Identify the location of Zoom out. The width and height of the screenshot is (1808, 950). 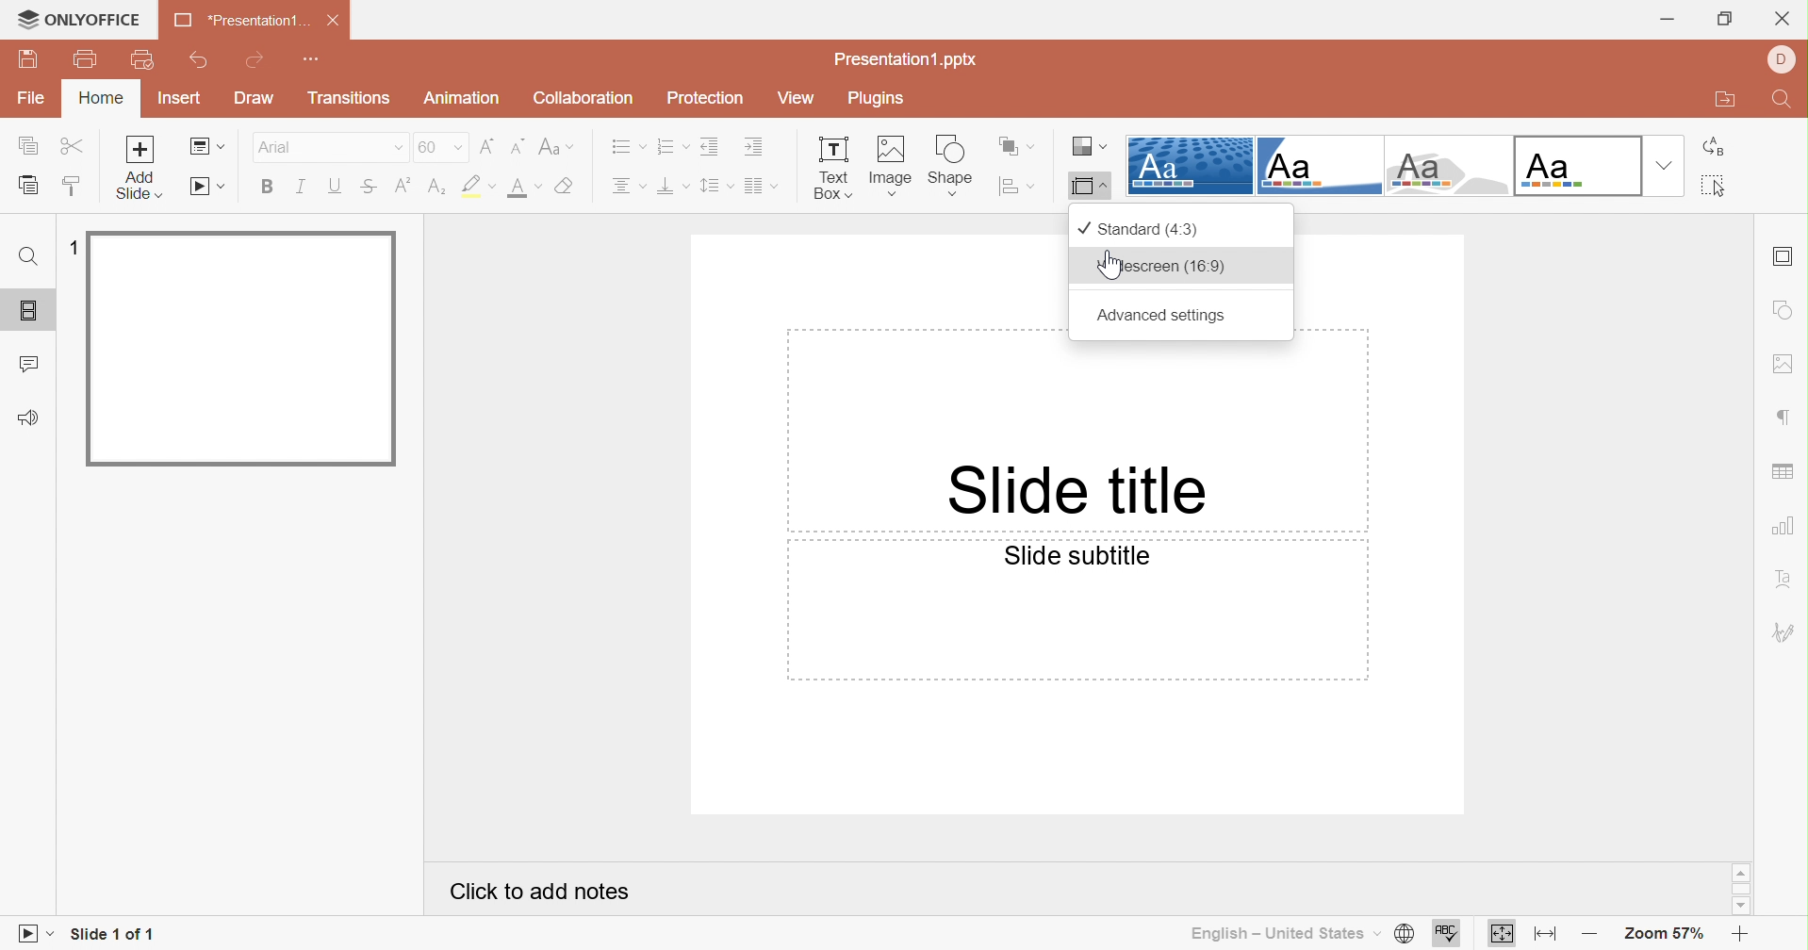
(1737, 935).